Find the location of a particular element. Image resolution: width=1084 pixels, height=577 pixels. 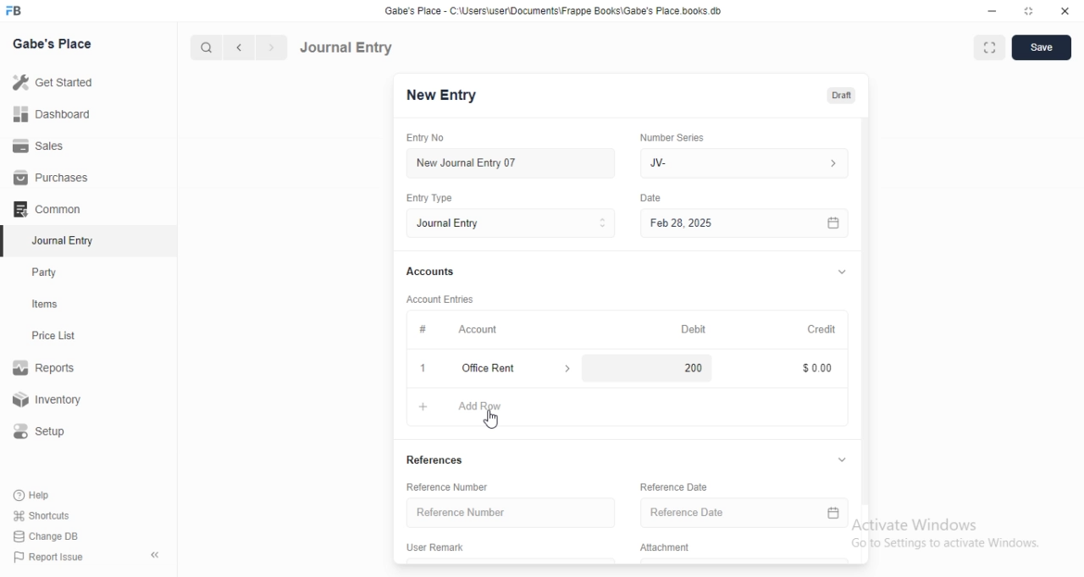

cursor is located at coordinates (492, 420).